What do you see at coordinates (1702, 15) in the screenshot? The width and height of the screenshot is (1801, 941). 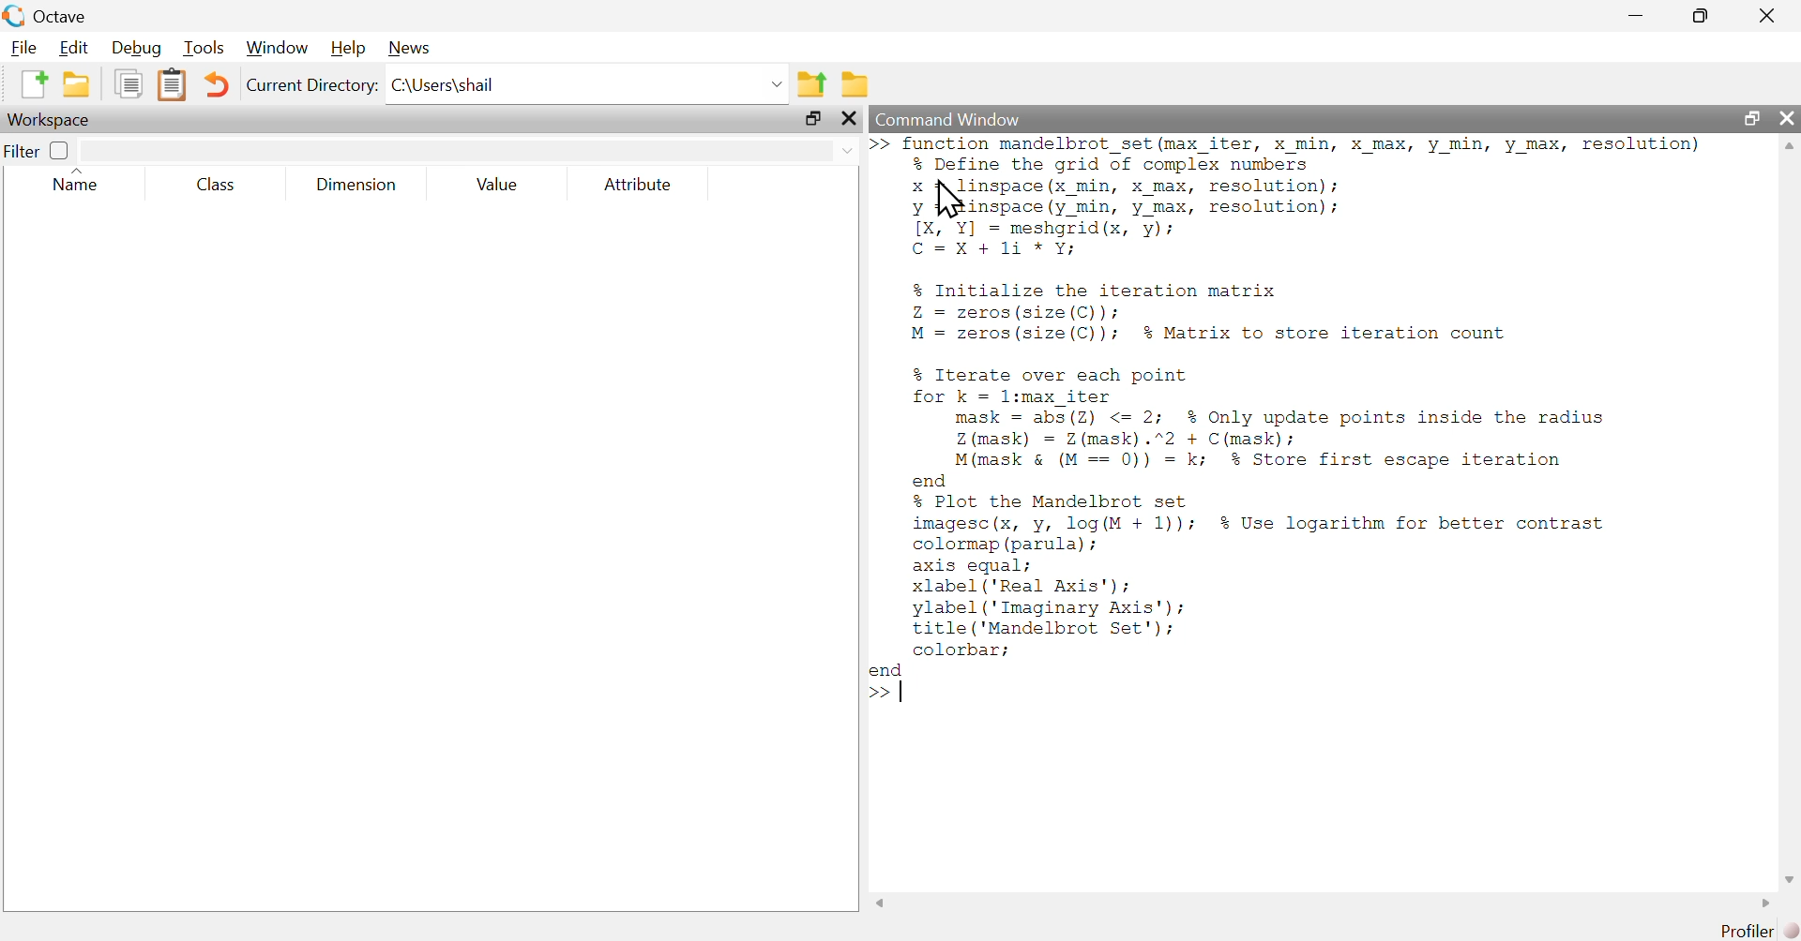 I see `maximize` at bounding box center [1702, 15].